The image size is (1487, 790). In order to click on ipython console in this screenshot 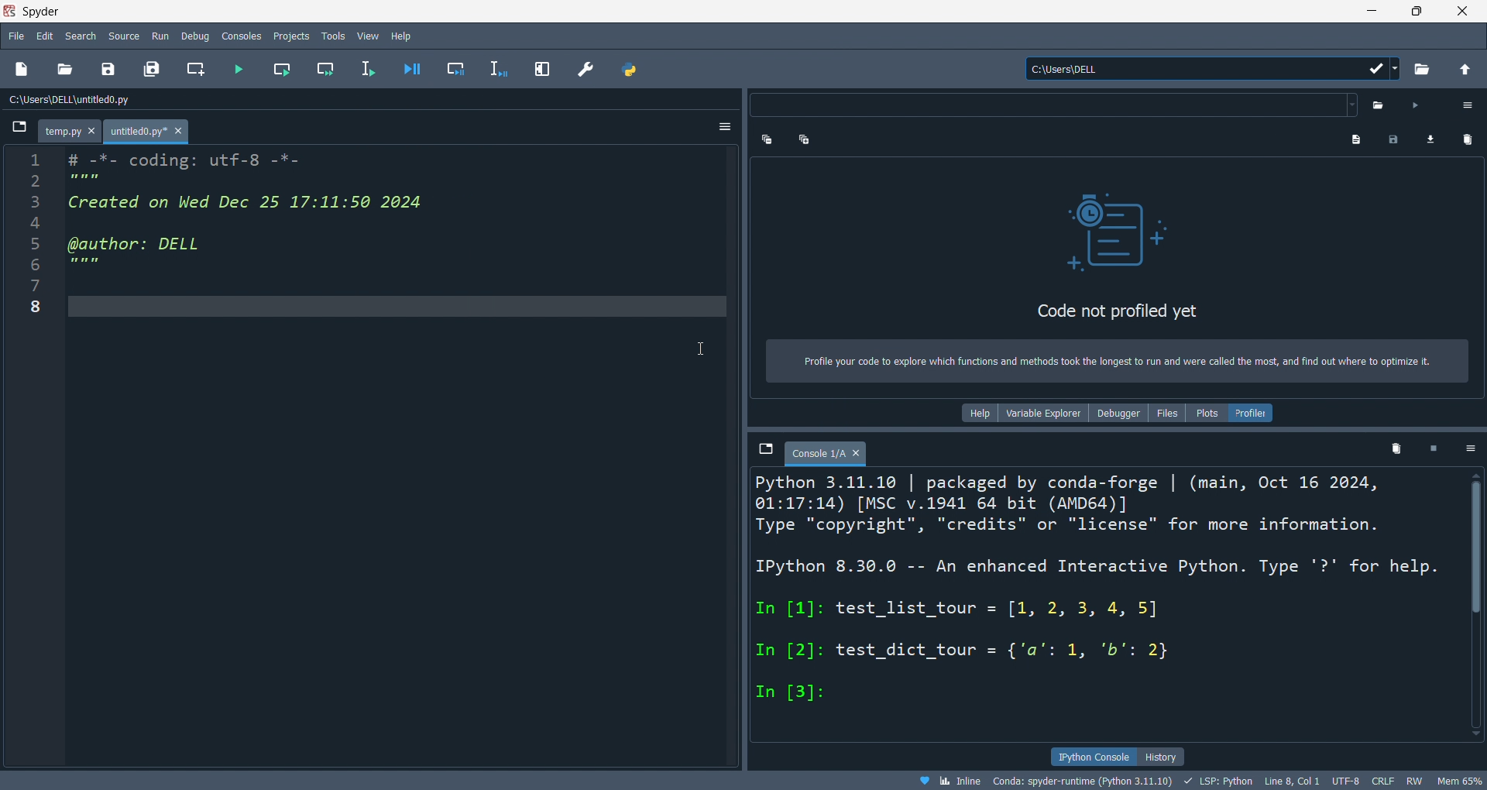, I will do `click(1095, 757)`.